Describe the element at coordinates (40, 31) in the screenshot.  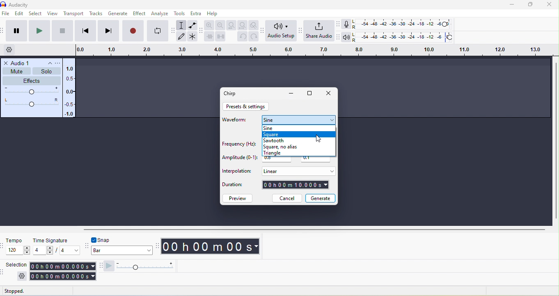
I see `play` at that location.